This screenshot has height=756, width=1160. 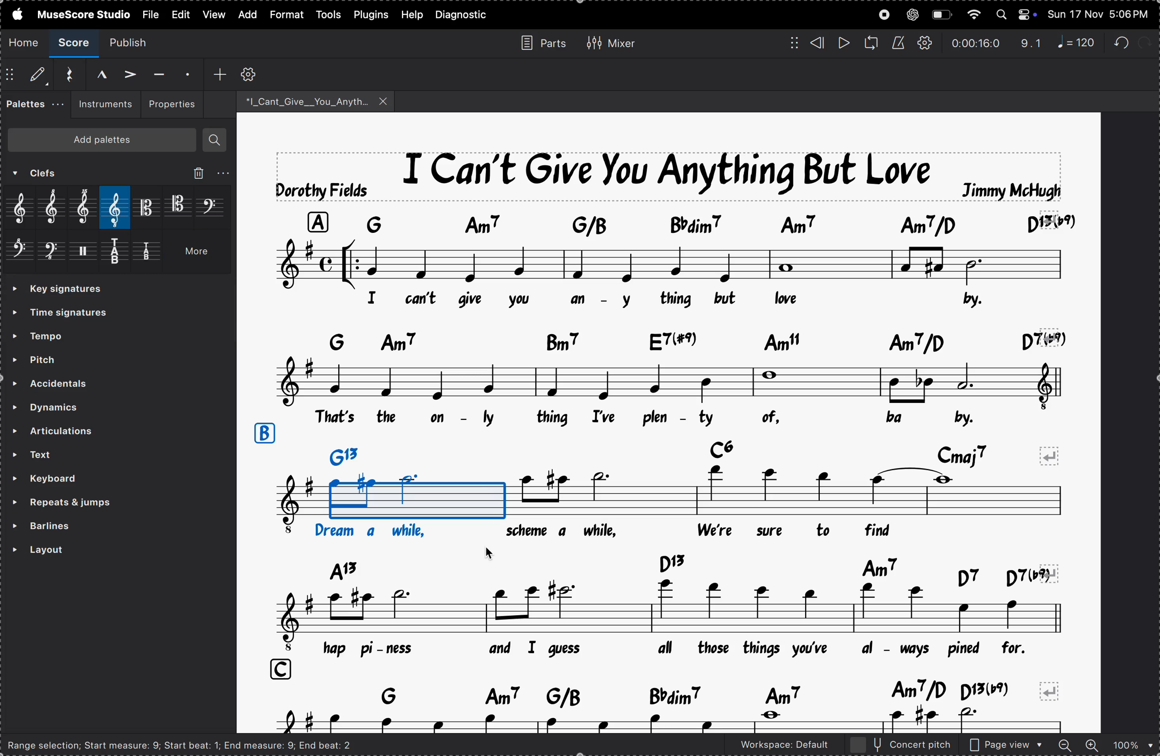 What do you see at coordinates (975, 43) in the screenshot?
I see `time frame` at bounding box center [975, 43].